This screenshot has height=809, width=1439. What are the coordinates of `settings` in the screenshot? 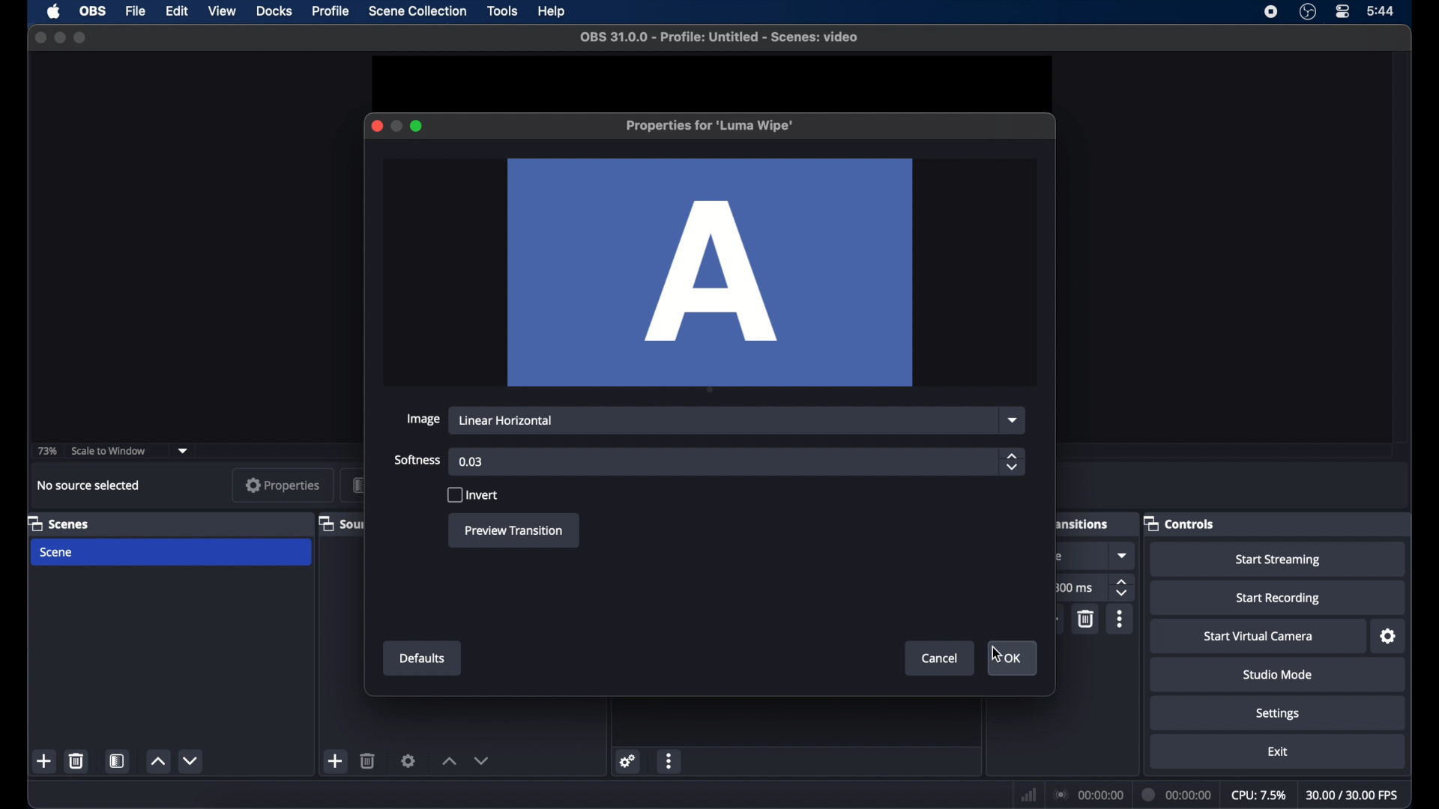 It's located at (408, 760).